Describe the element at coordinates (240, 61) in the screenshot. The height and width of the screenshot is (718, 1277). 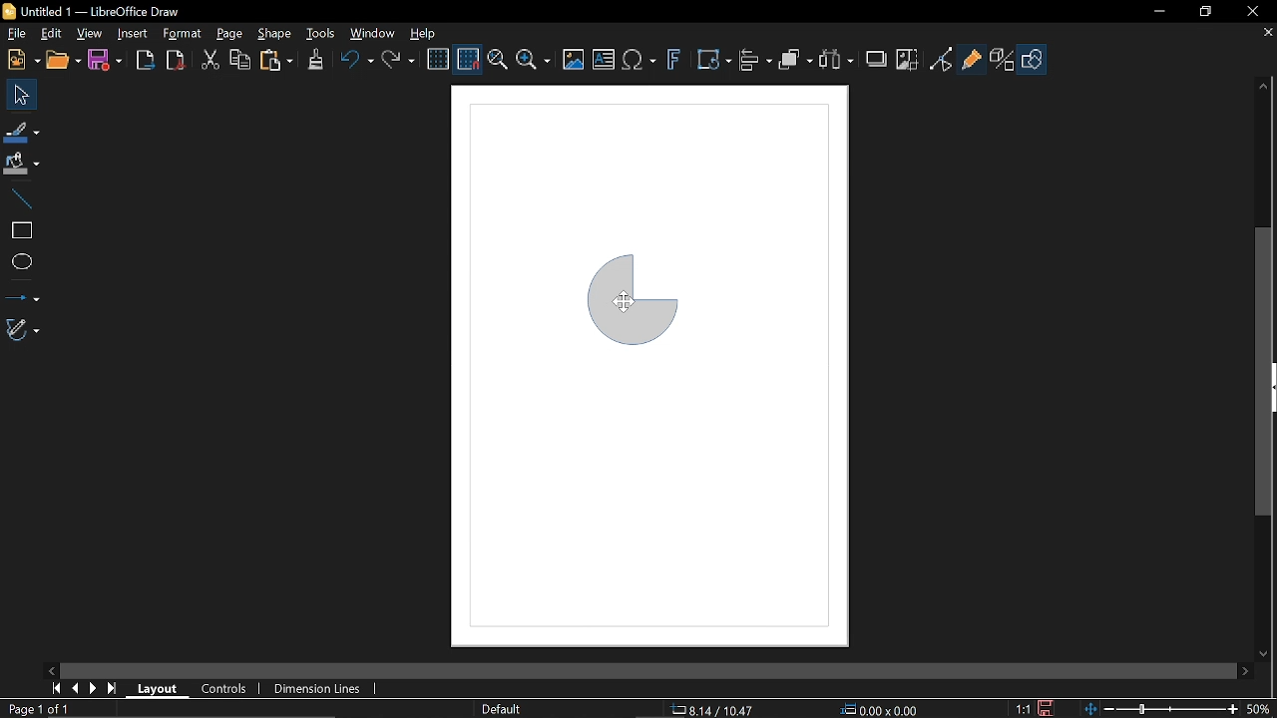
I see `Copy` at that location.